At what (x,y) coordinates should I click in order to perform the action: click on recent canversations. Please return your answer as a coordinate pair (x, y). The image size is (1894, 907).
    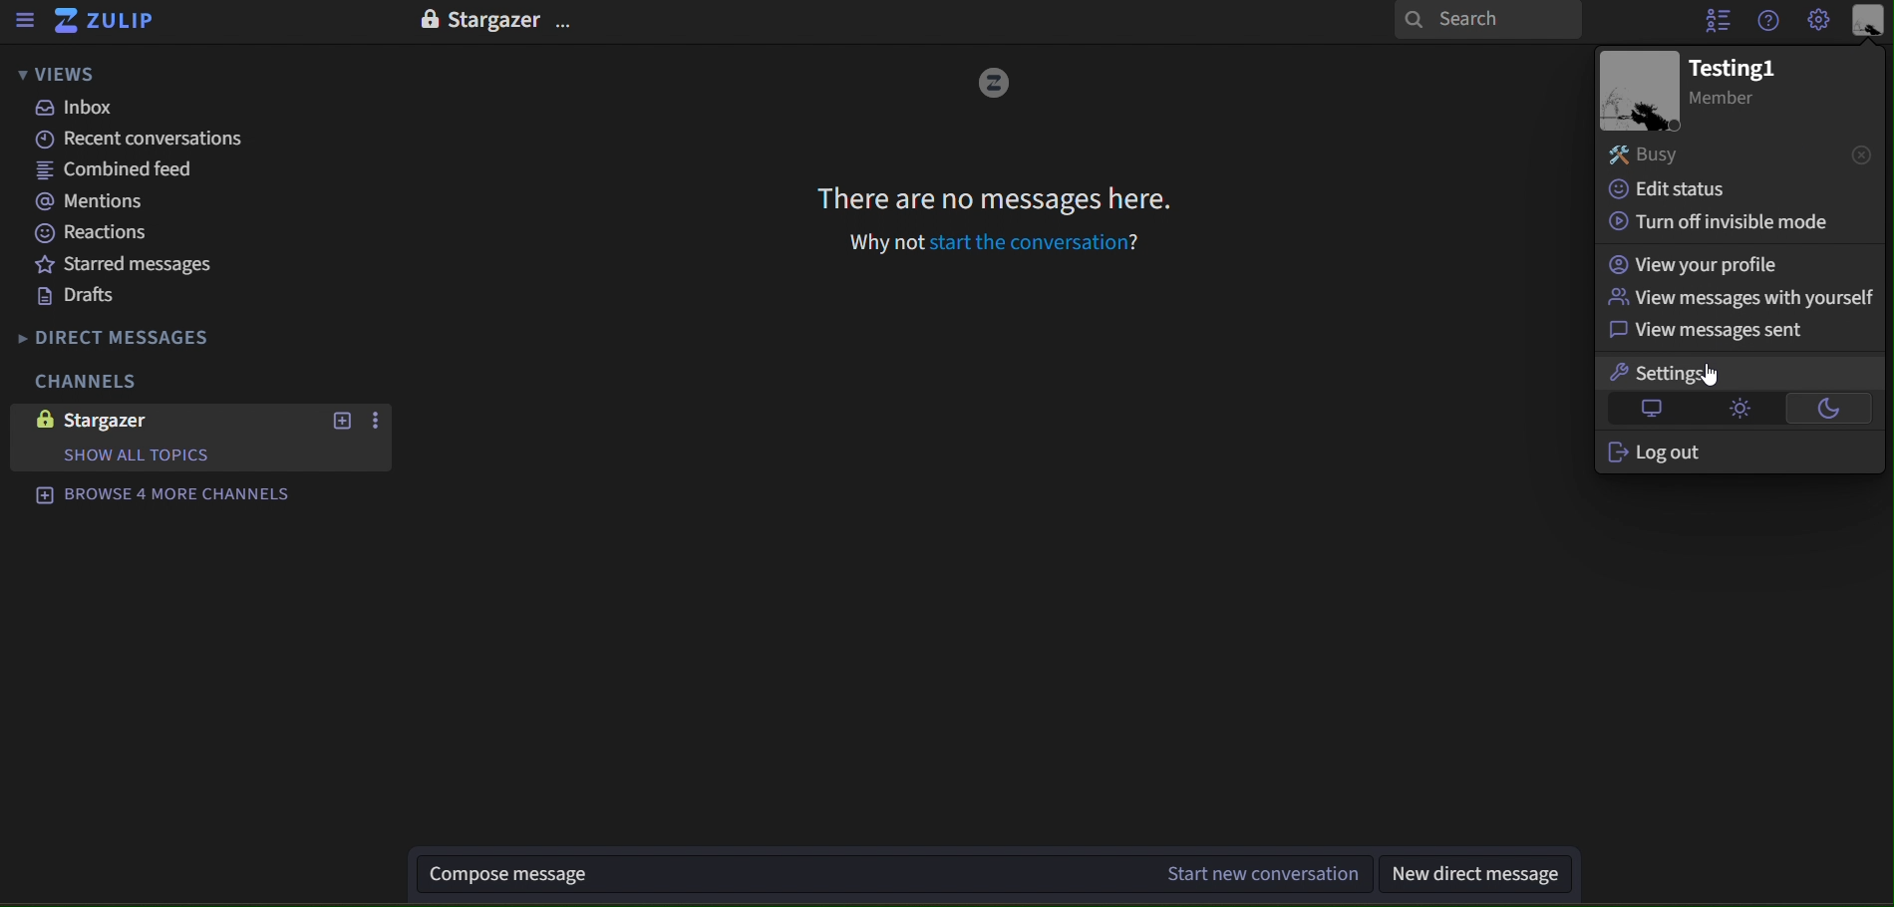
    Looking at the image, I should click on (129, 140).